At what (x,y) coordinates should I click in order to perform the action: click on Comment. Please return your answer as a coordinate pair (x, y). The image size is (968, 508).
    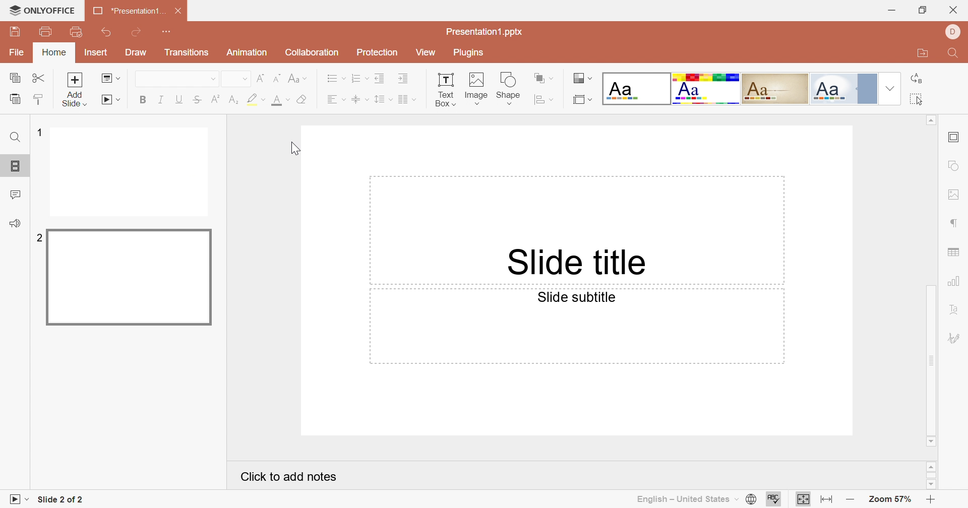
    Looking at the image, I should click on (15, 194).